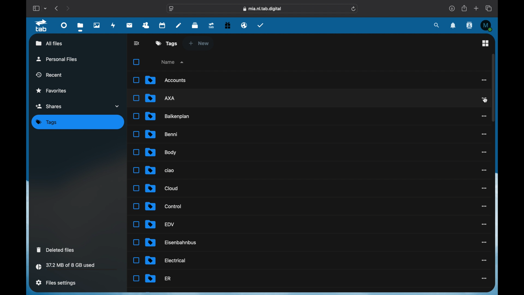  Describe the element at coordinates (51, 91) in the screenshot. I see `favorites` at that location.